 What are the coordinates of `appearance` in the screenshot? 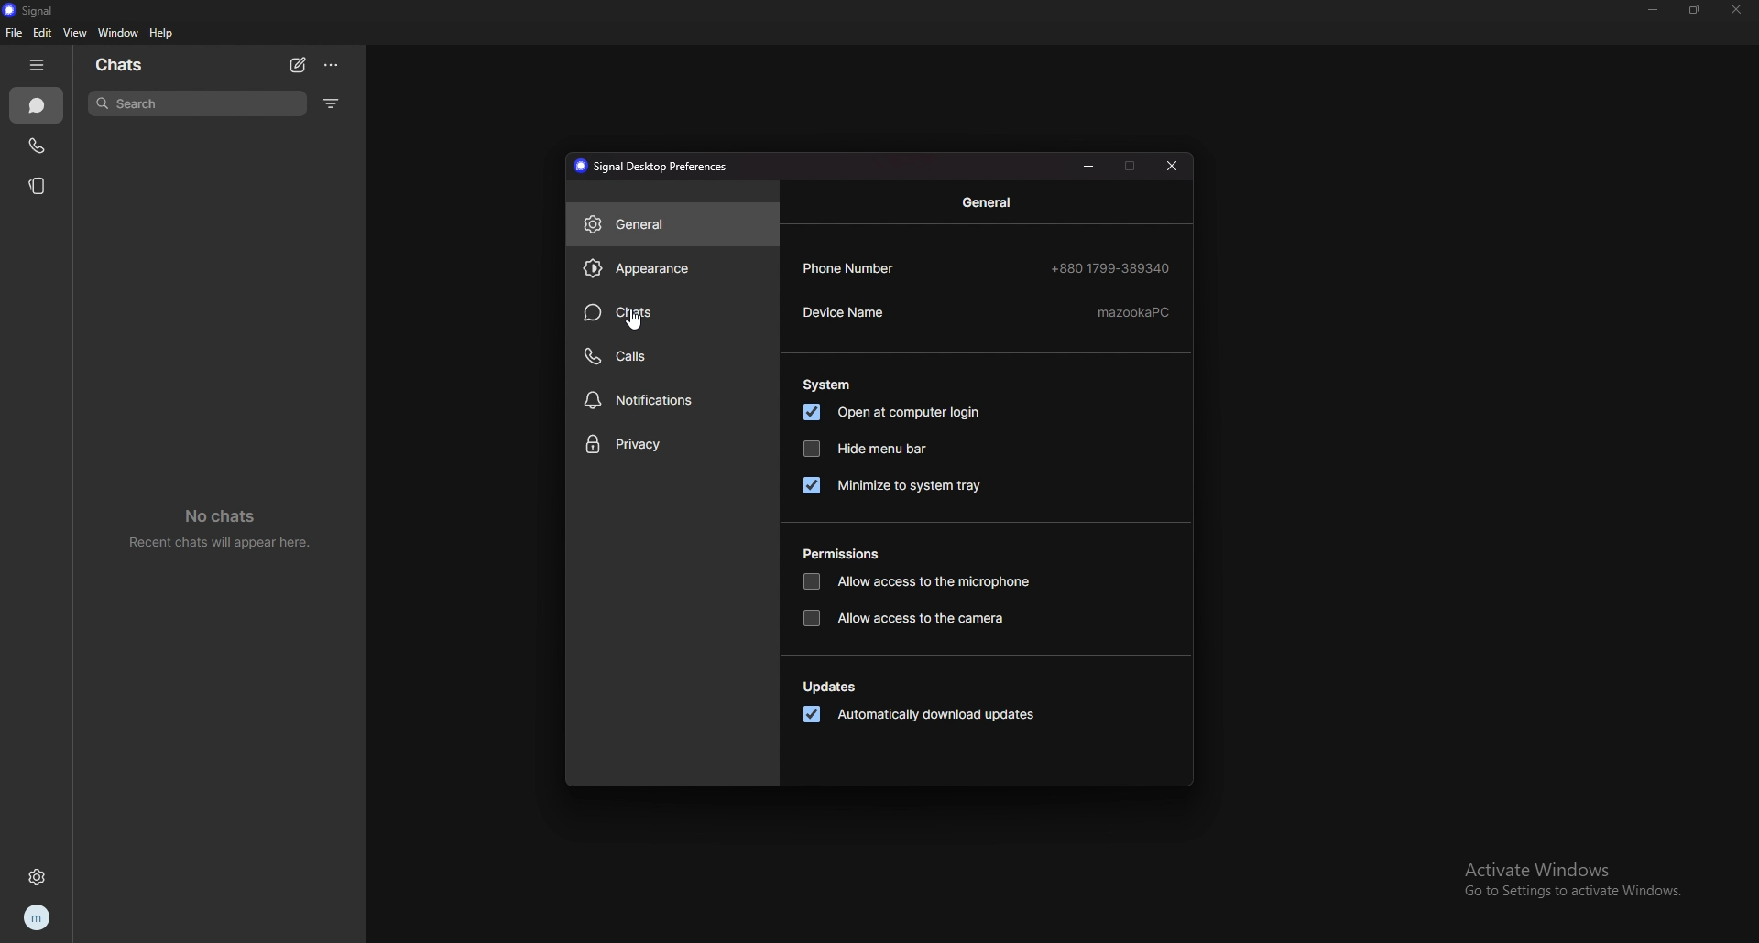 It's located at (672, 268).